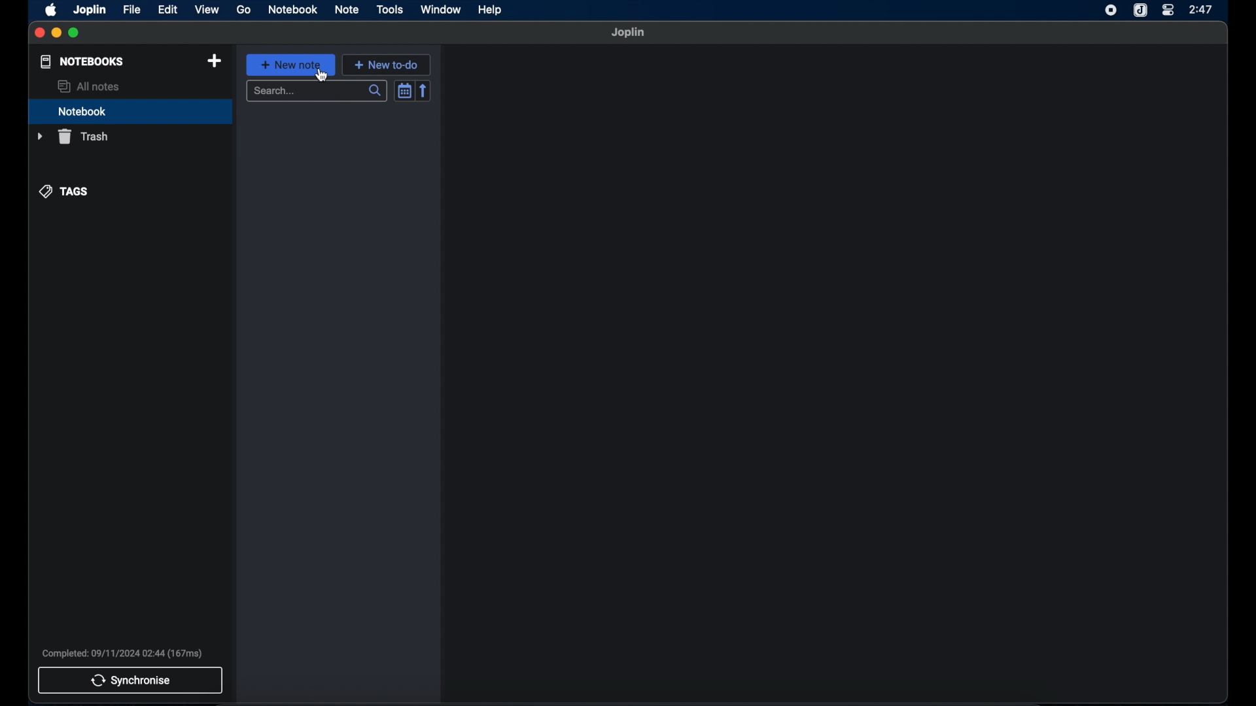 The height and width of the screenshot is (706, 1256). Describe the element at coordinates (82, 61) in the screenshot. I see `notebooks` at that location.